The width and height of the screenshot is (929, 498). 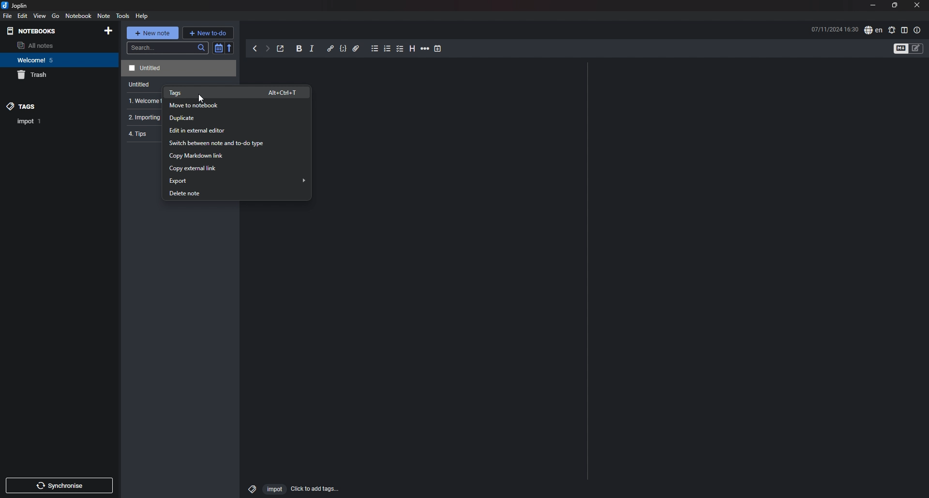 What do you see at coordinates (142, 118) in the screenshot?
I see `2. Importing` at bounding box center [142, 118].